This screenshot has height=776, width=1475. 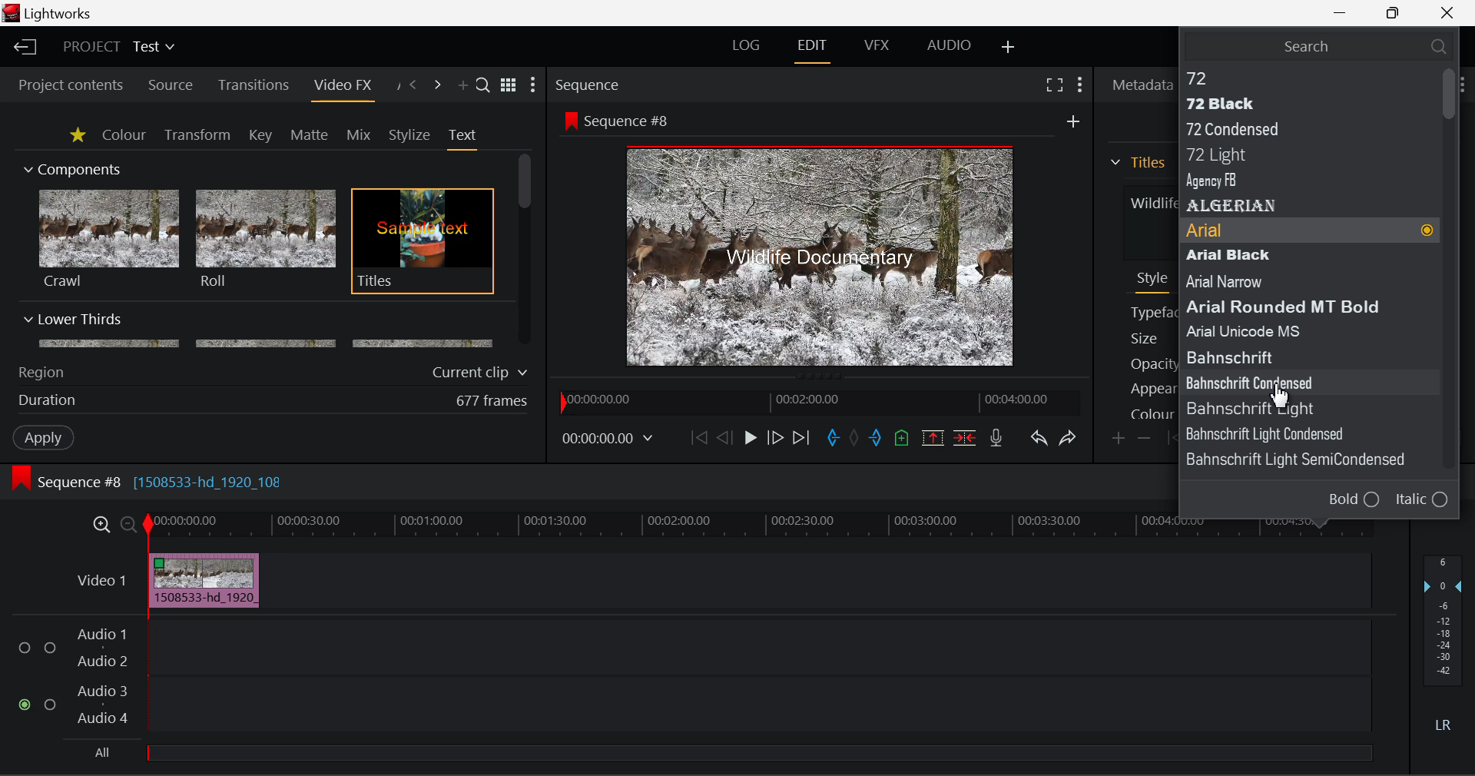 I want to click on Project Title, so click(x=120, y=45).